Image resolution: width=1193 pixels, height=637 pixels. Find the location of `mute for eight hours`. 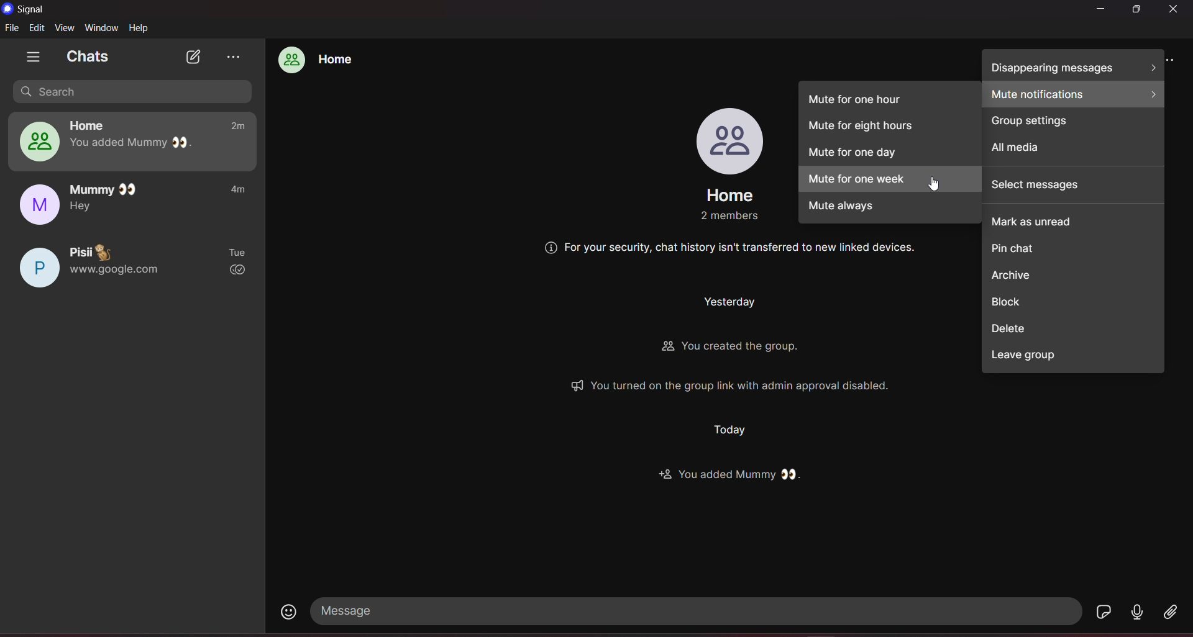

mute for eight hours is located at coordinates (887, 128).